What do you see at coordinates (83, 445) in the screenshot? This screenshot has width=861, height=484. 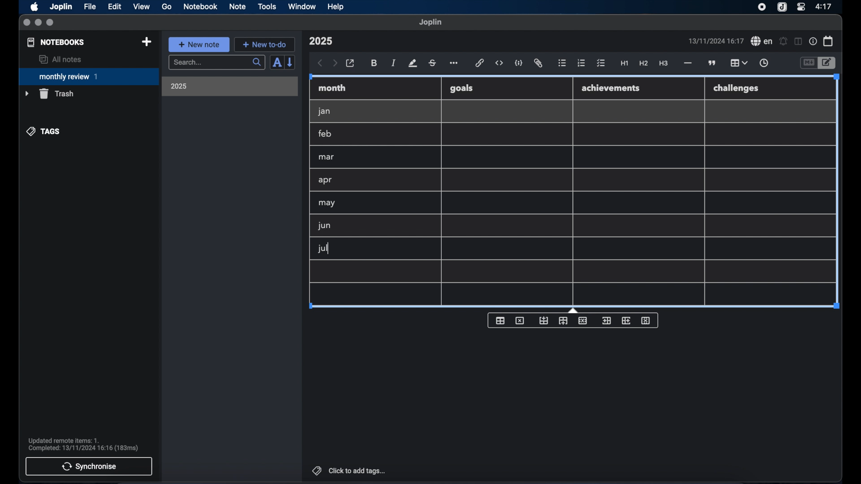 I see `sync notification` at bounding box center [83, 445].